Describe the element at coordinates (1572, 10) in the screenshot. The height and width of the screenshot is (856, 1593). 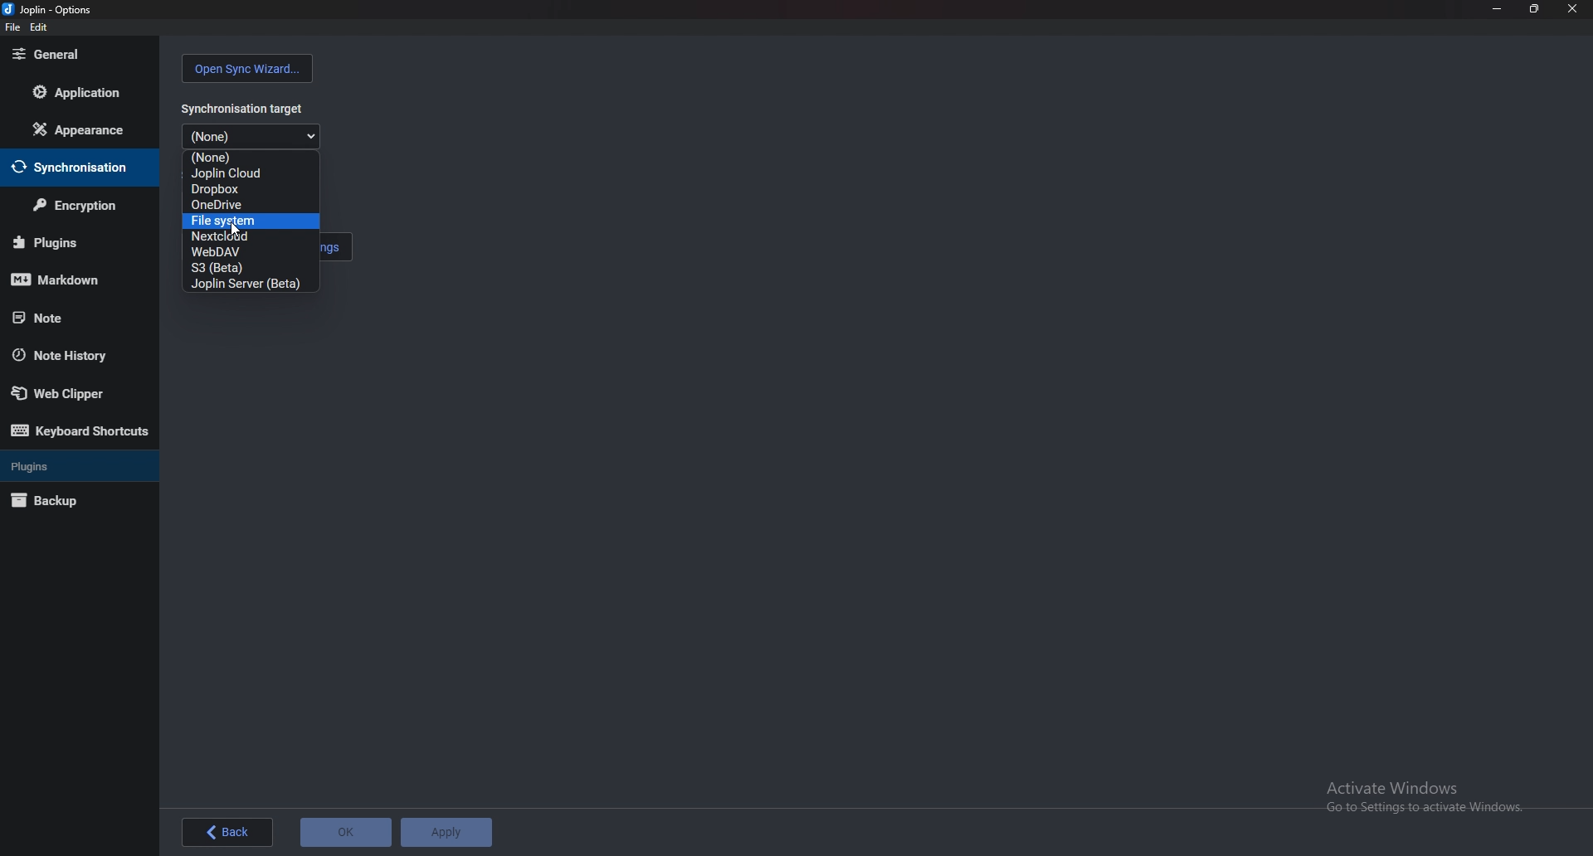
I see `close` at that location.